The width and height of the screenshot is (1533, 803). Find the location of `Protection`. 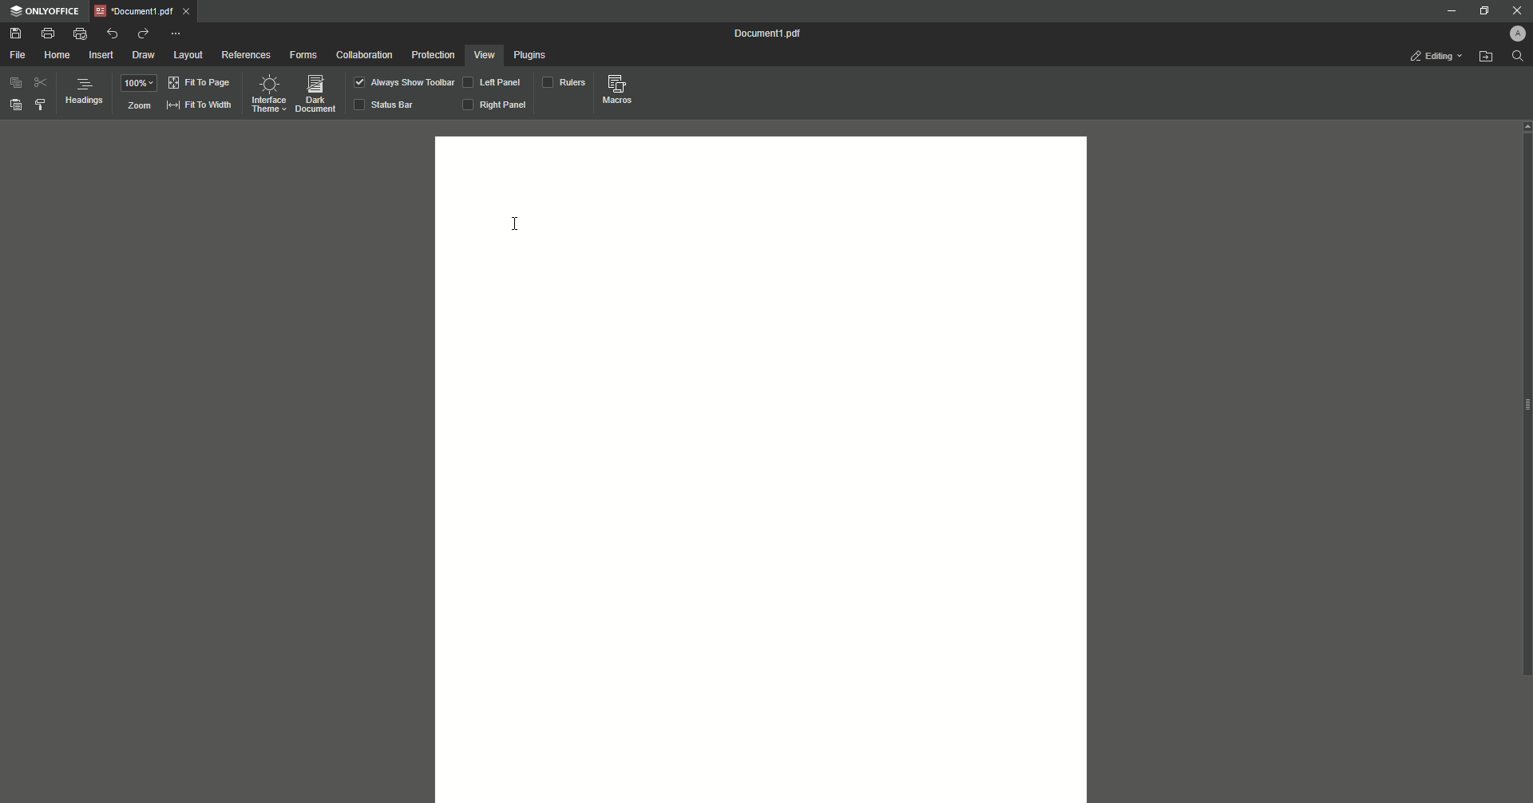

Protection is located at coordinates (434, 56).